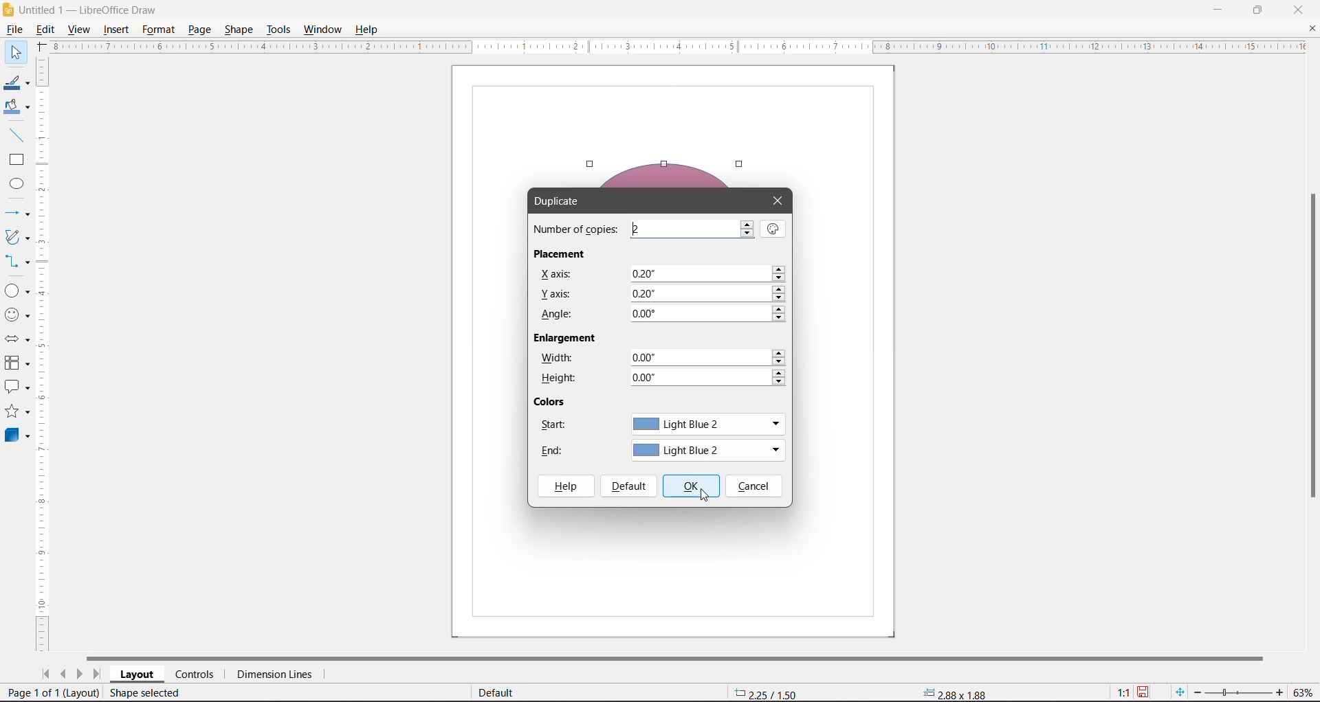 This screenshot has width=1320, height=702. What do you see at coordinates (19, 317) in the screenshot?
I see `Symbol Shapes` at bounding box center [19, 317].